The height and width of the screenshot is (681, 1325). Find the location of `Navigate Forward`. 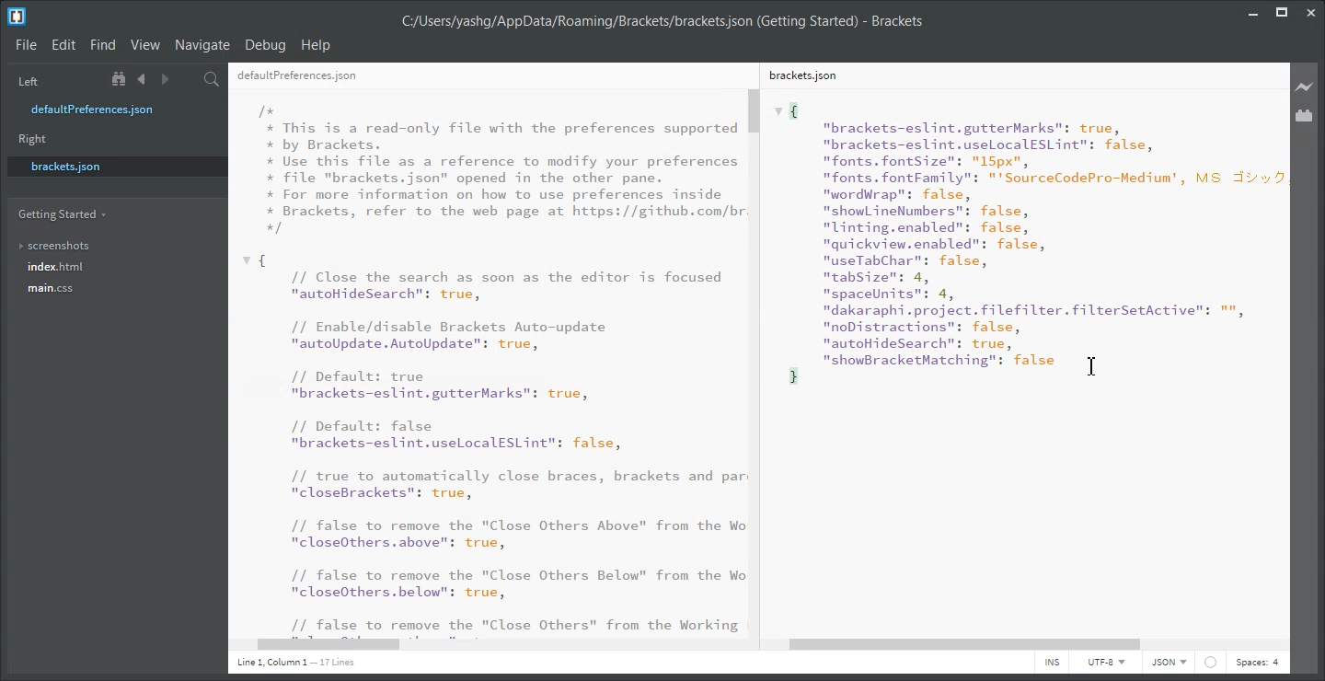

Navigate Forward is located at coordinates (165, 79).